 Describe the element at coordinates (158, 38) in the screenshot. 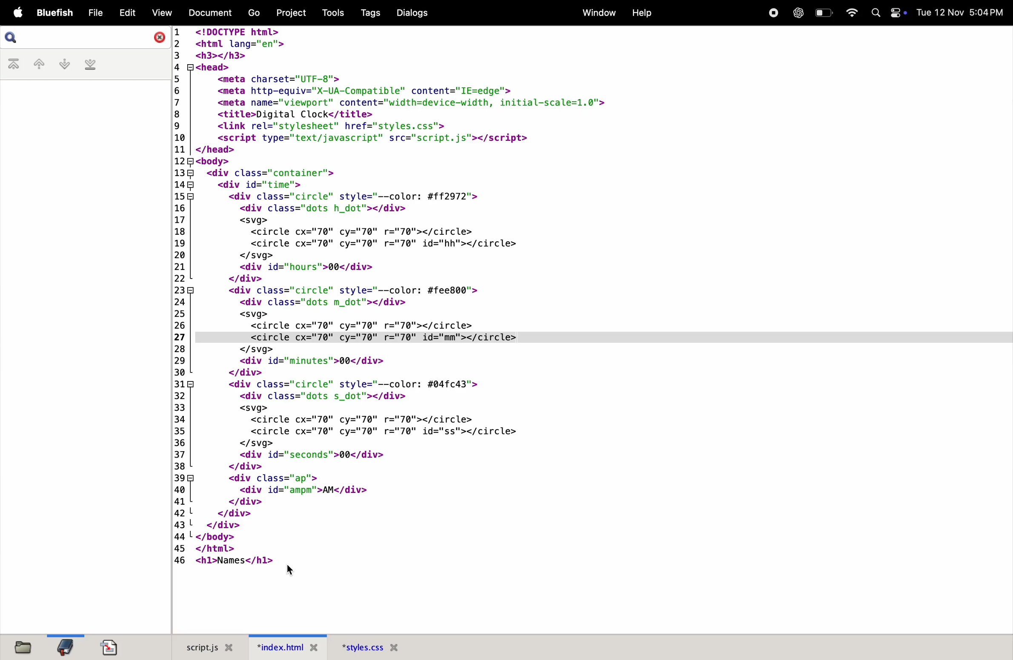

I see `close` at that location.